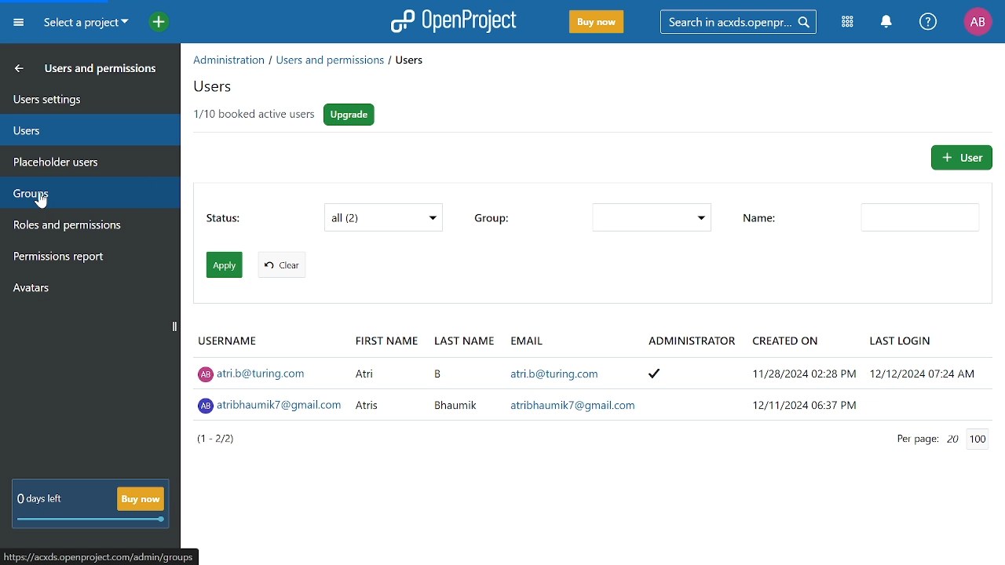  I want to click on Apply, so click(225, 265).